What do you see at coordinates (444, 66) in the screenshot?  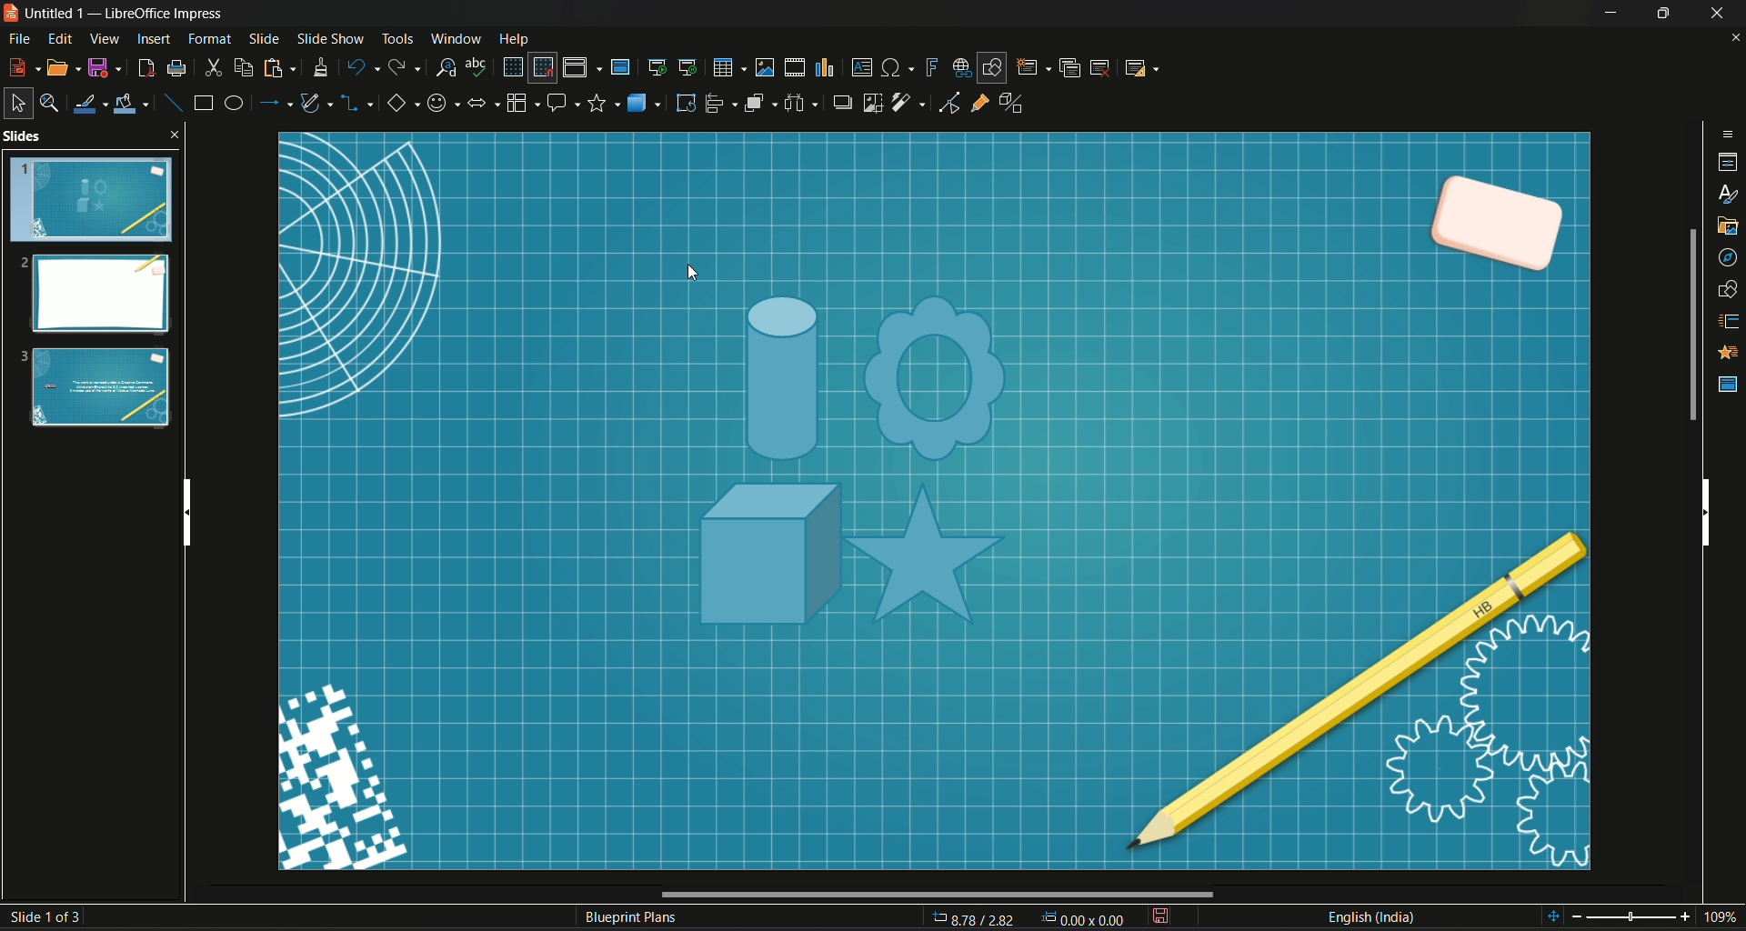 I see `find and replace` at bounding box center [444, 66].